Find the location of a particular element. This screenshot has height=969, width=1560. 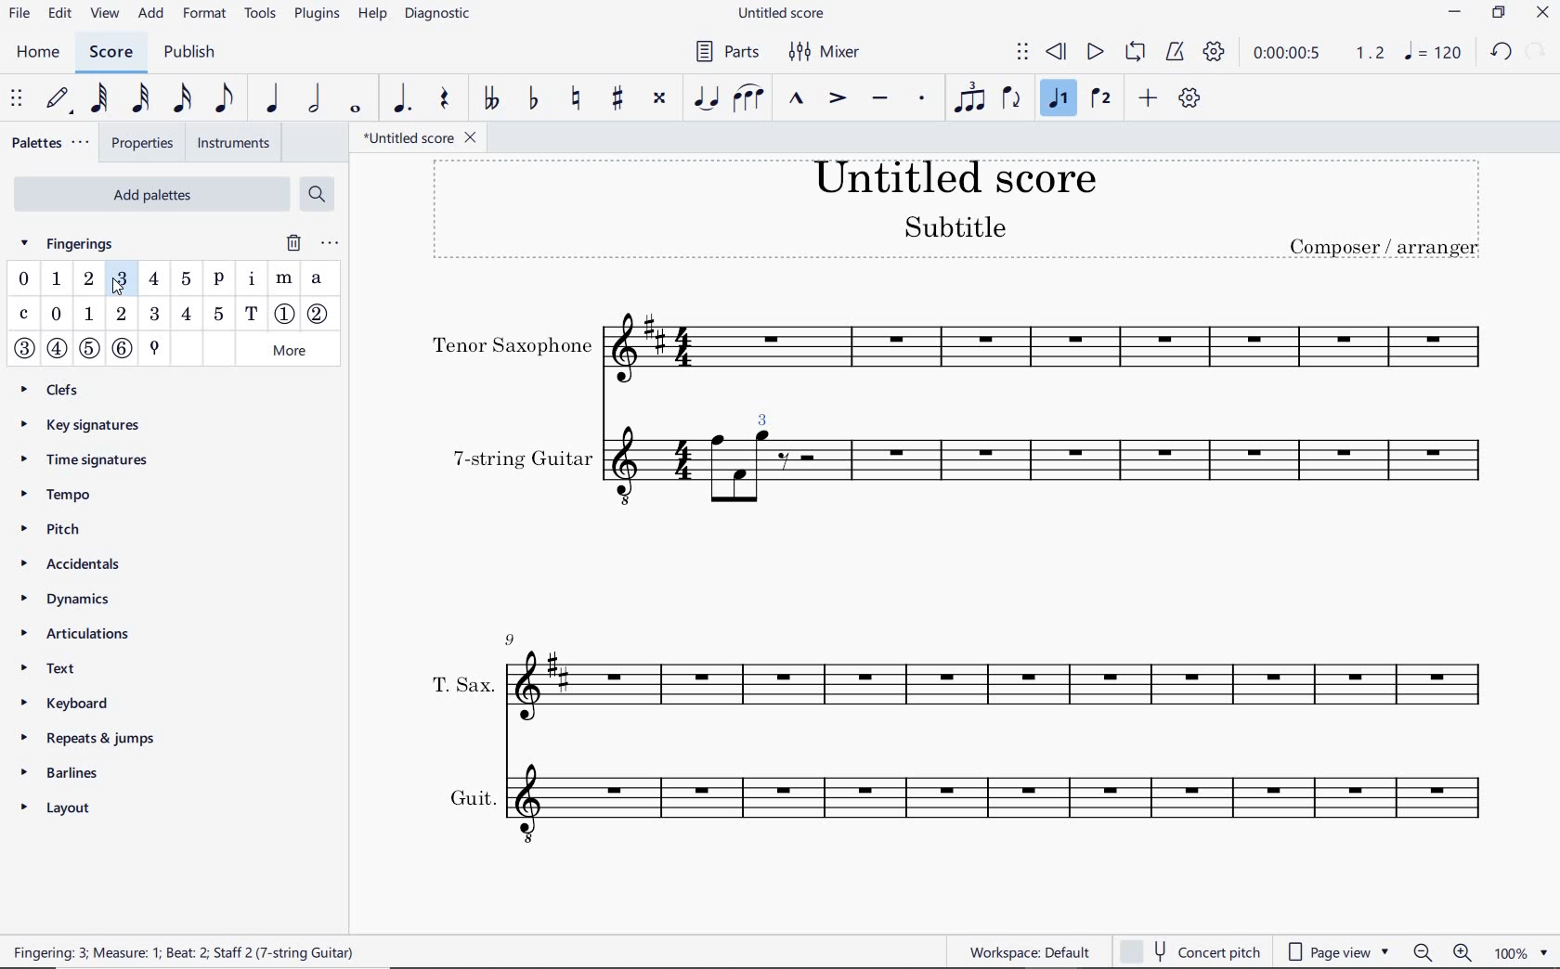

PLUGINS is located at coordinates (317, 18).